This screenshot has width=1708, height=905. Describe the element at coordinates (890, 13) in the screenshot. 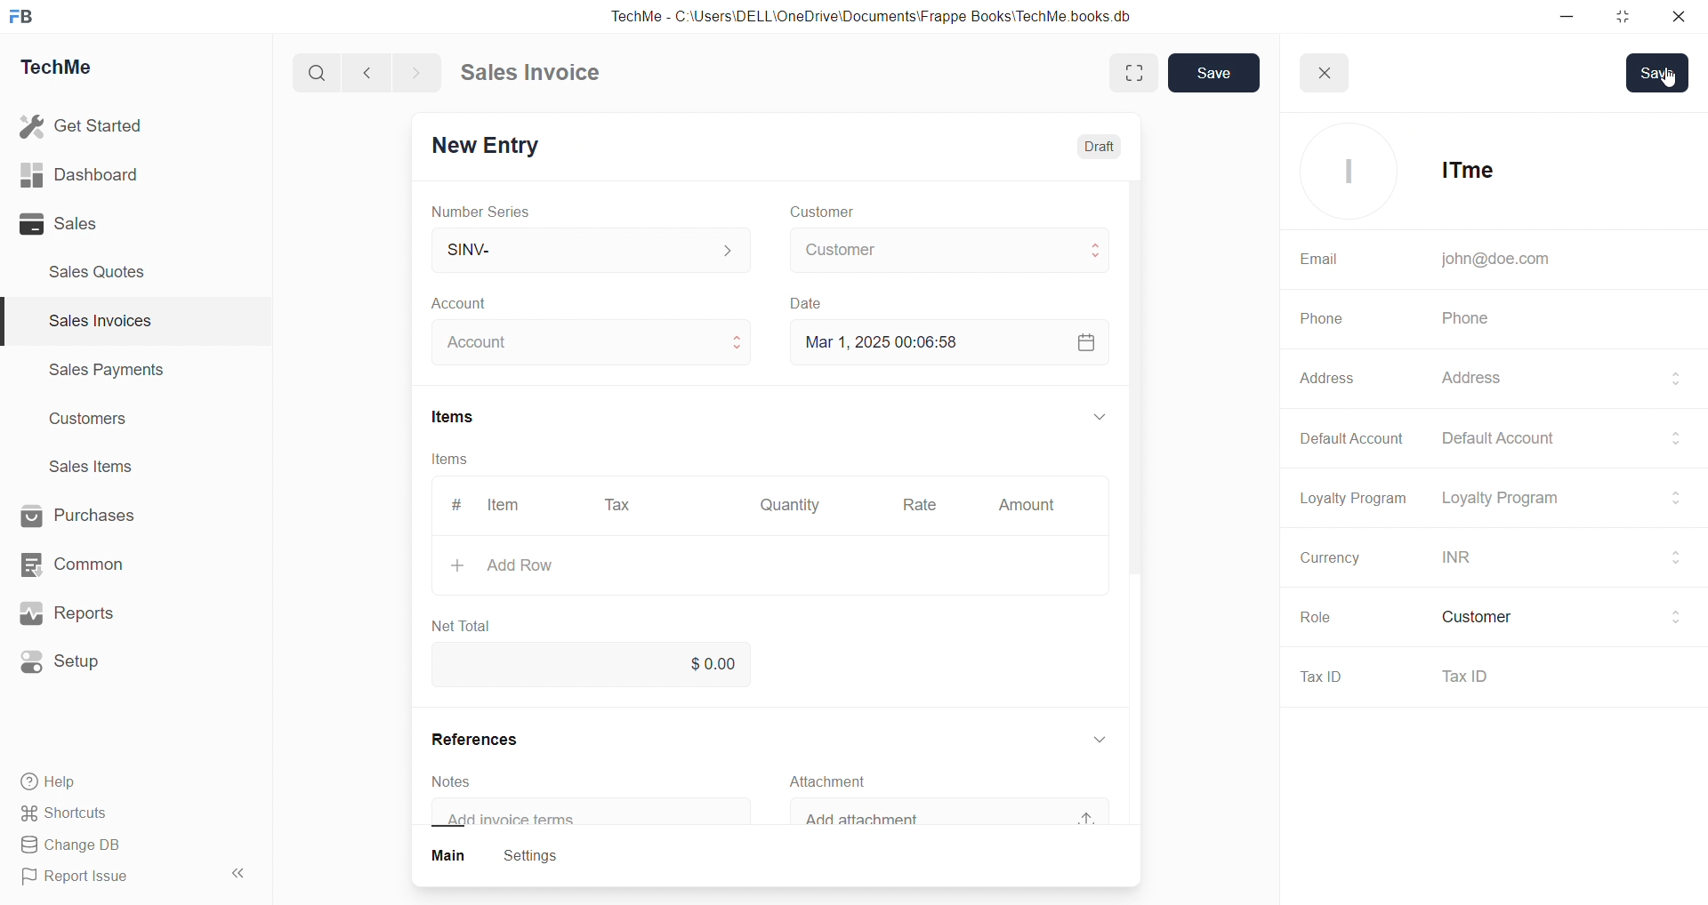

I see `TechMe - C-\Users\DELL\OneDrive\Documents\Frappe Books'TechMe books db` at that location.